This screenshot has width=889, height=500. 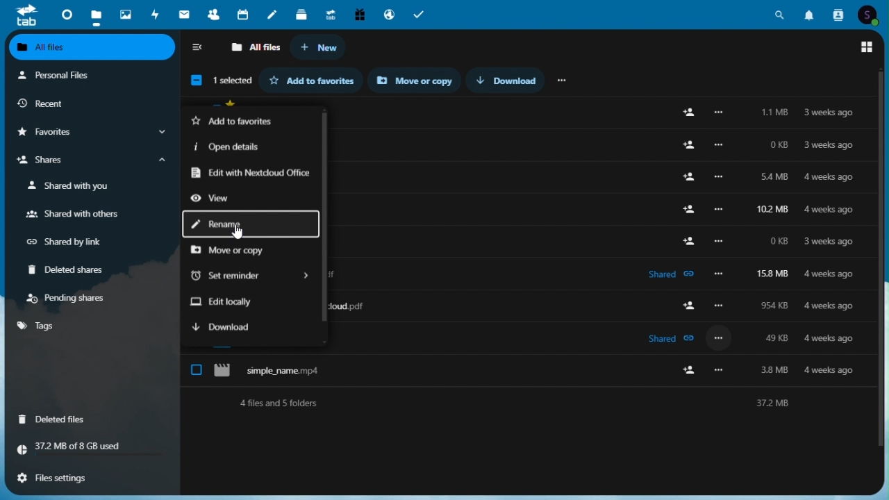 I want to click on shared with others, so click(x=72, y=215).